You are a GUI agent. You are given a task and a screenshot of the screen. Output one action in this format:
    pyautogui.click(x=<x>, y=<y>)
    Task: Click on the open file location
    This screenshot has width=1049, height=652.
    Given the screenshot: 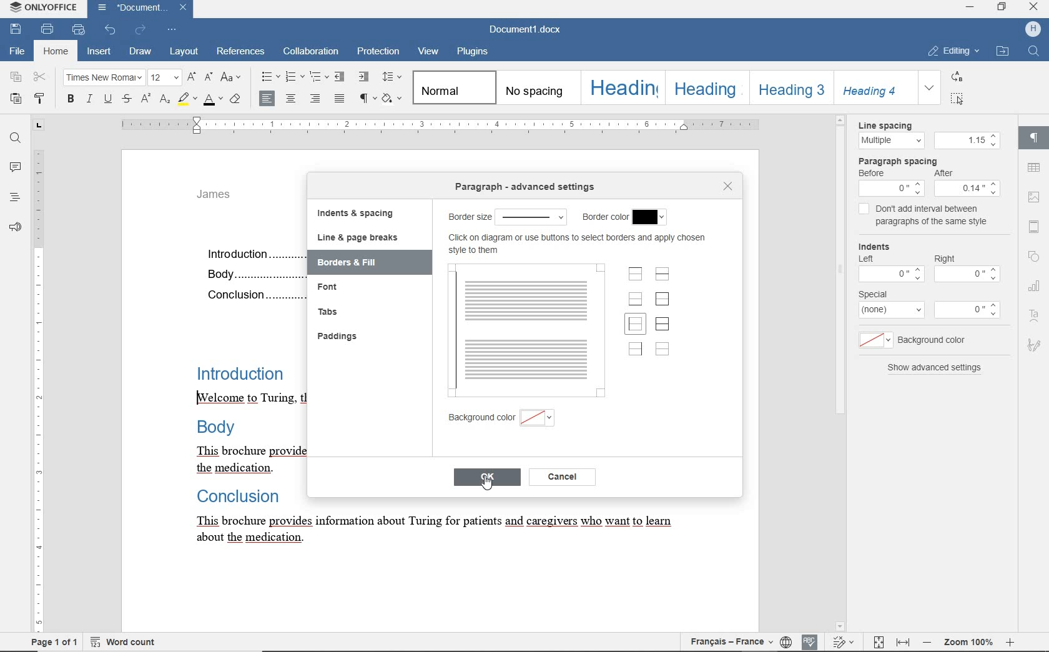 What is the action you would take?
    pyautogui.click(x=1002, y=52)
    